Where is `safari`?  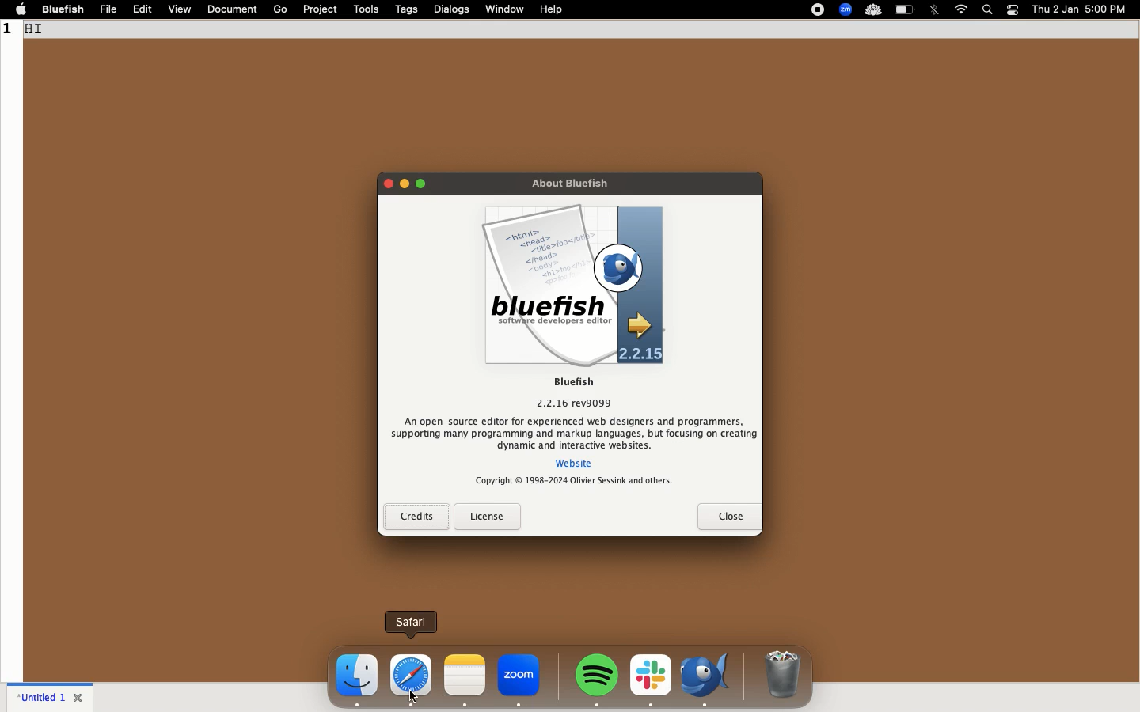 safari is located at coordinates (412, 678).